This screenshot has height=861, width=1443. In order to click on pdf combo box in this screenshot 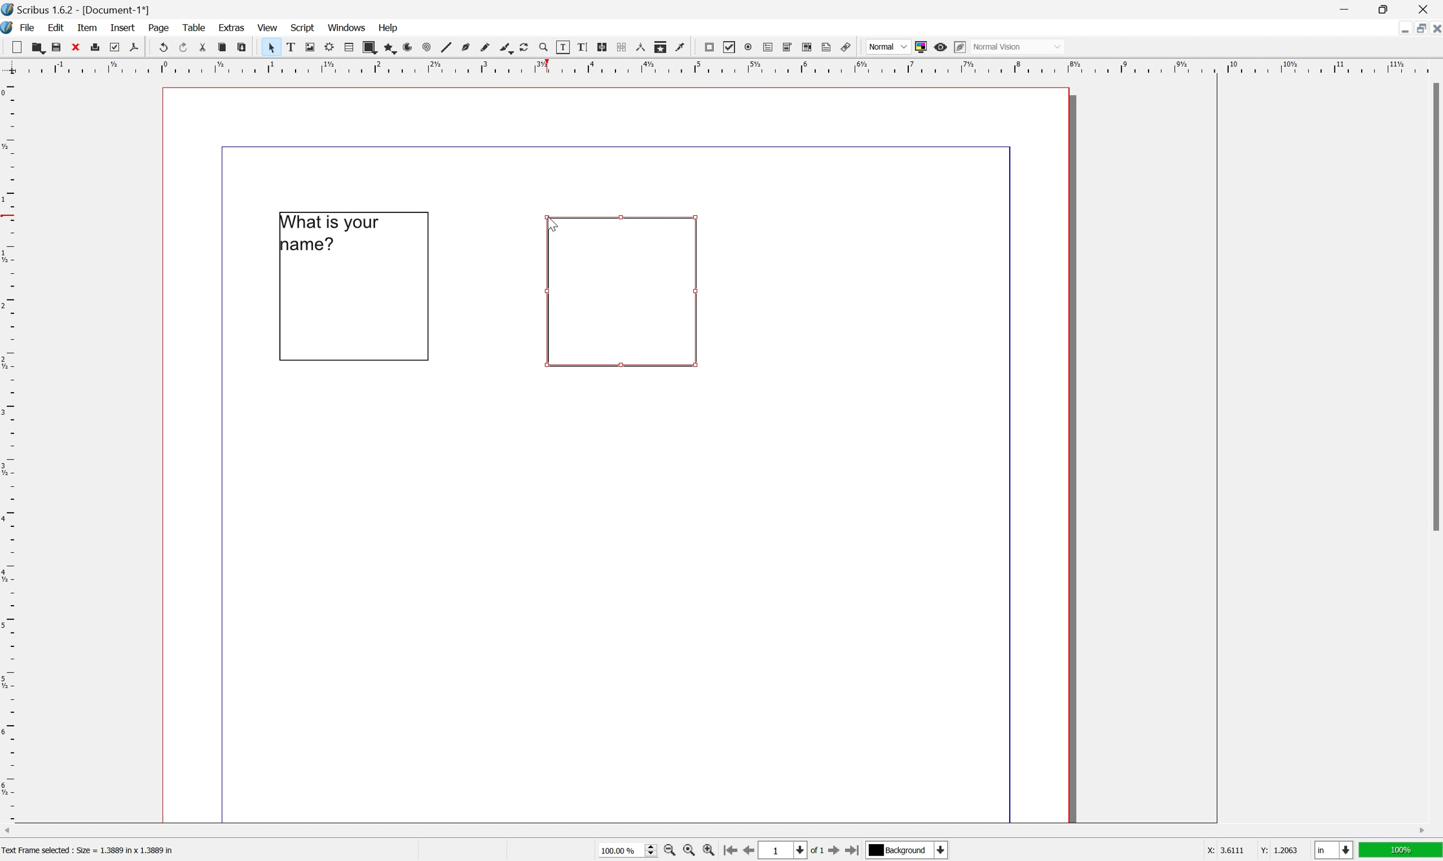, I will do `click(787, 46)`.